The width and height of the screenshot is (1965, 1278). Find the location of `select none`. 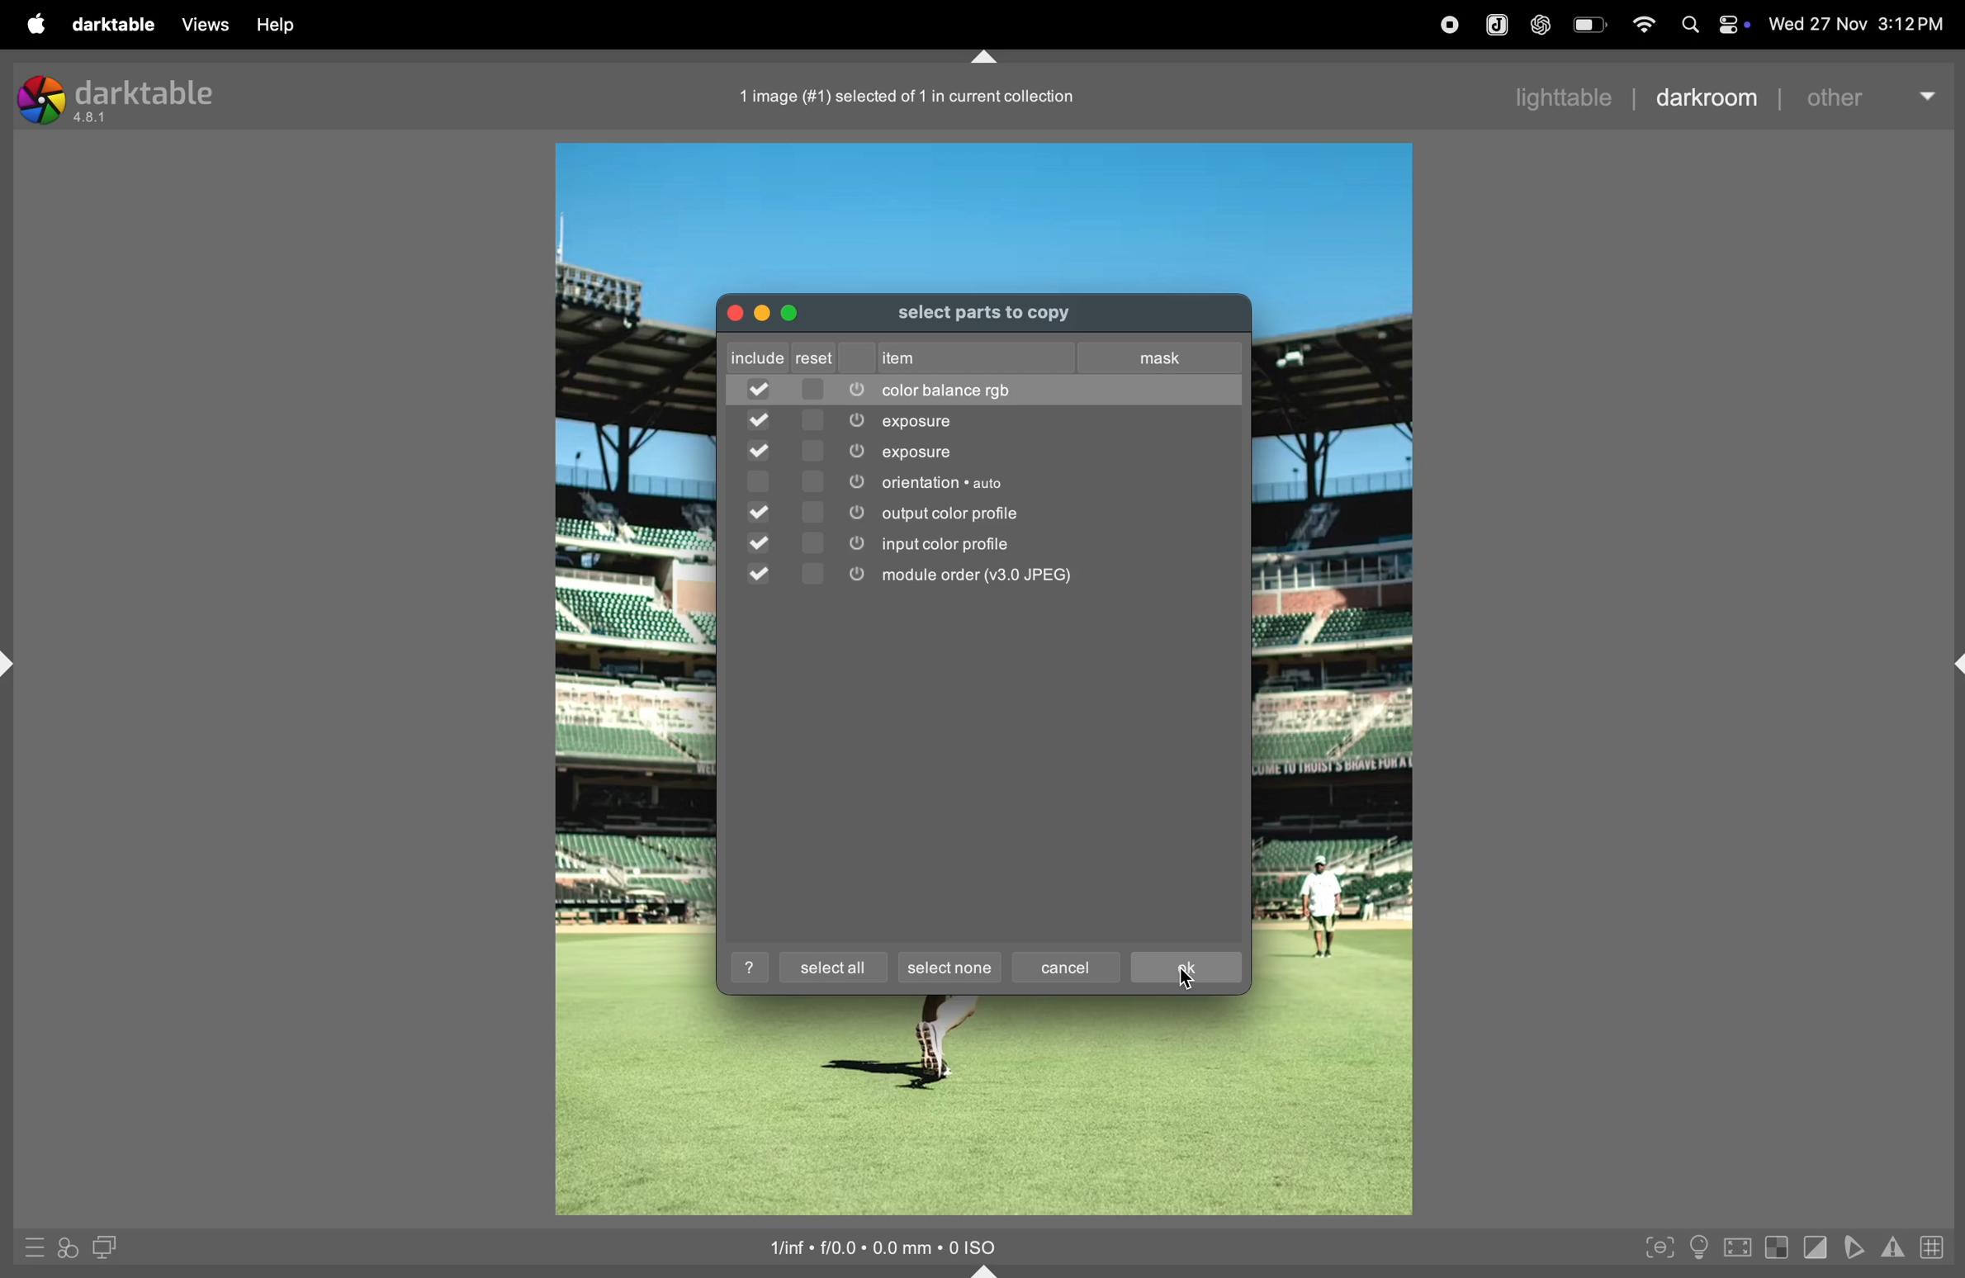

select none is located at coordinates (954, 969).